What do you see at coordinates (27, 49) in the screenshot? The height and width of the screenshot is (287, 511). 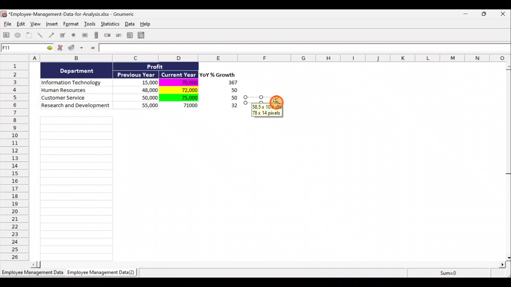 I see `Cell allocation` at bounding box center [27, 49].